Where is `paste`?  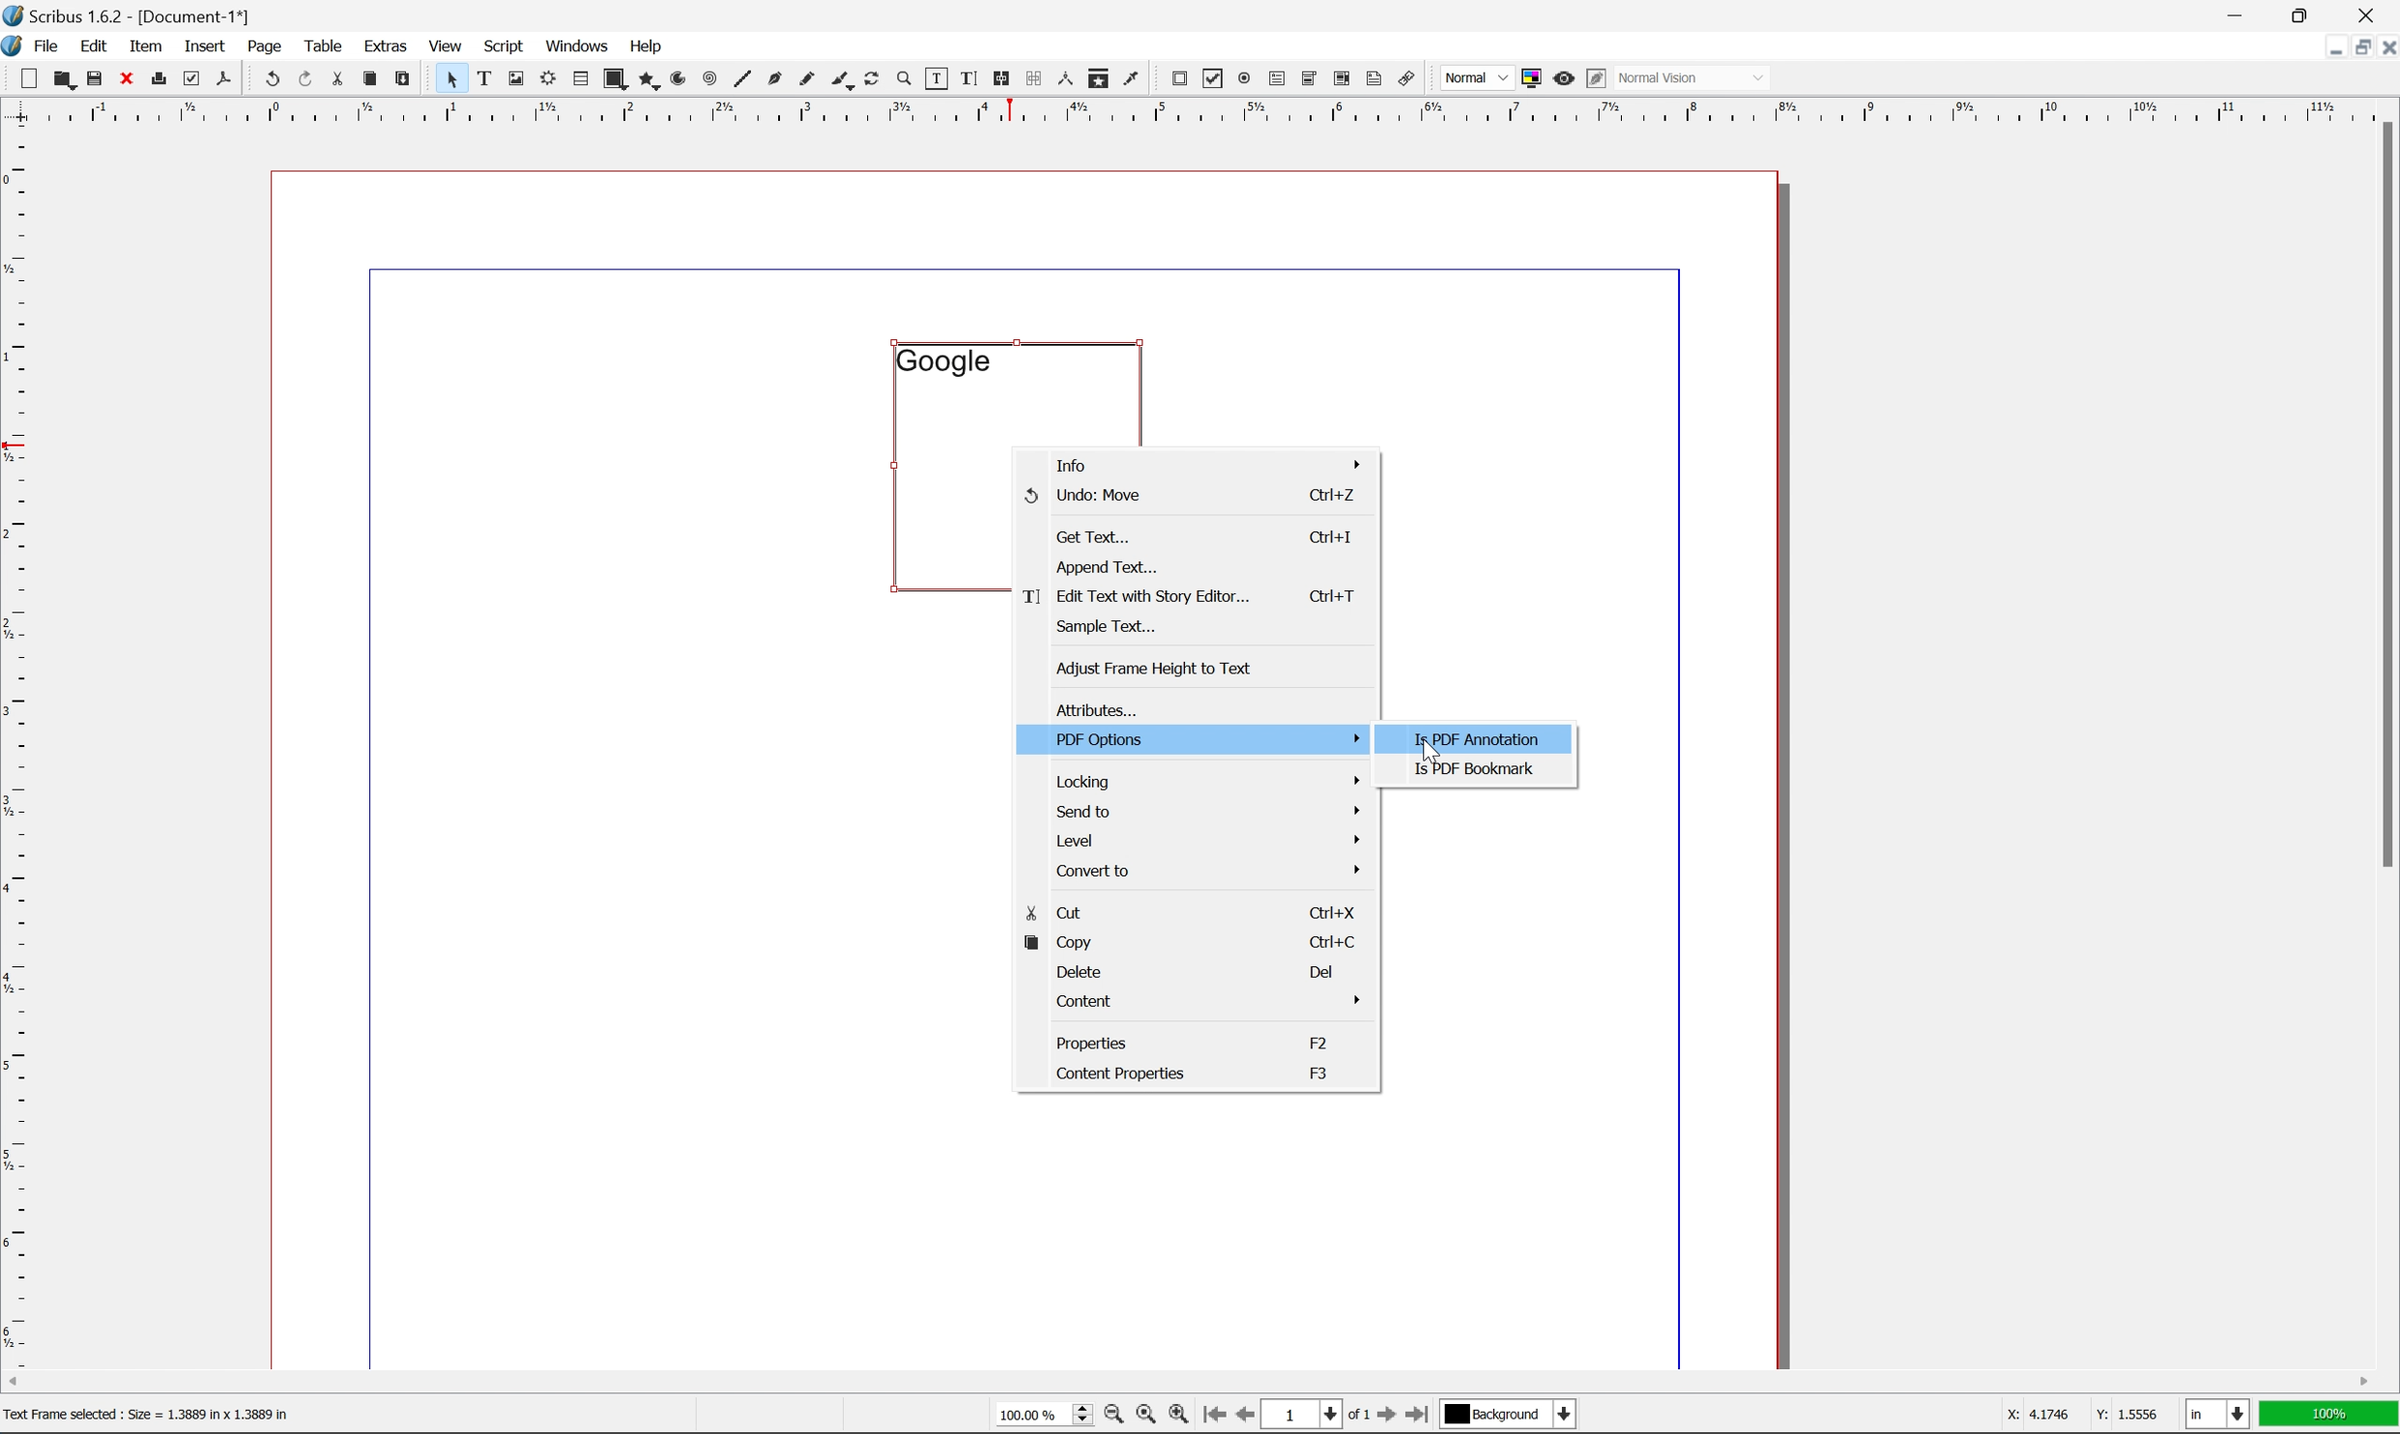 paste is located at coordinates (404, 79).